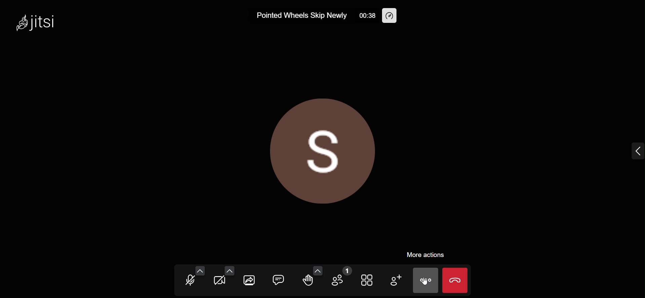 The width and height of the screenshot is (645, 298). What do you see at coordinates (423, 284) in the screenshot?
I see `cursor` at bounding box center [423, 284].